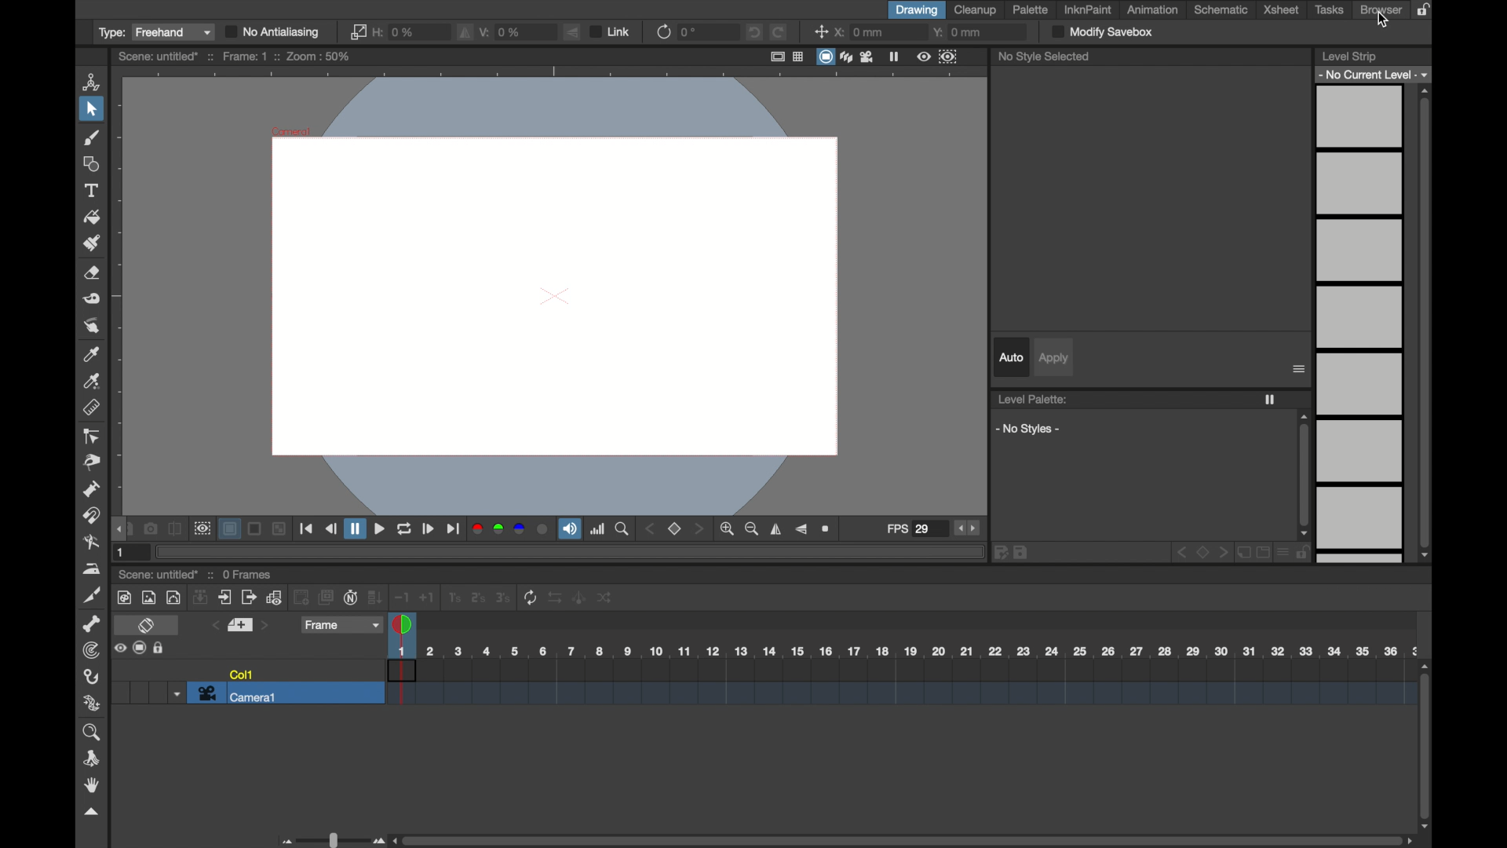  Describe the element at coordinates (509, 529) in the screenshot. I see `color channels` at that location.